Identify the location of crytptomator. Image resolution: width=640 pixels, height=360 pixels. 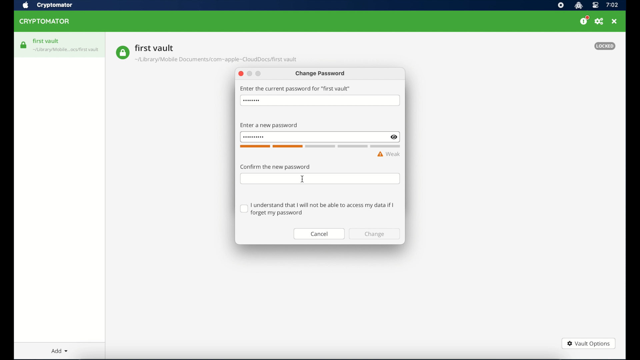
(54, 6).